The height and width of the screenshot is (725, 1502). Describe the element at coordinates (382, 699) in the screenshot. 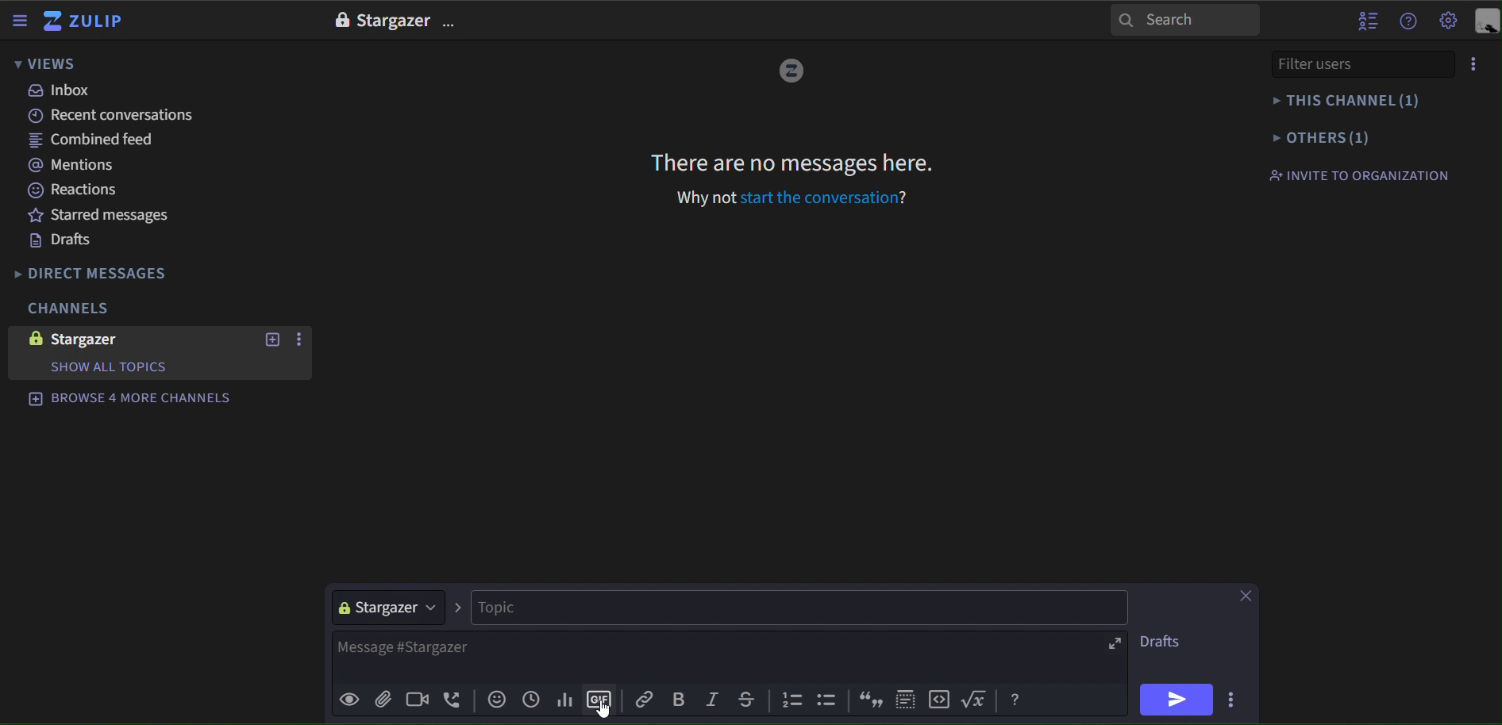

I see `upload files` at that location.